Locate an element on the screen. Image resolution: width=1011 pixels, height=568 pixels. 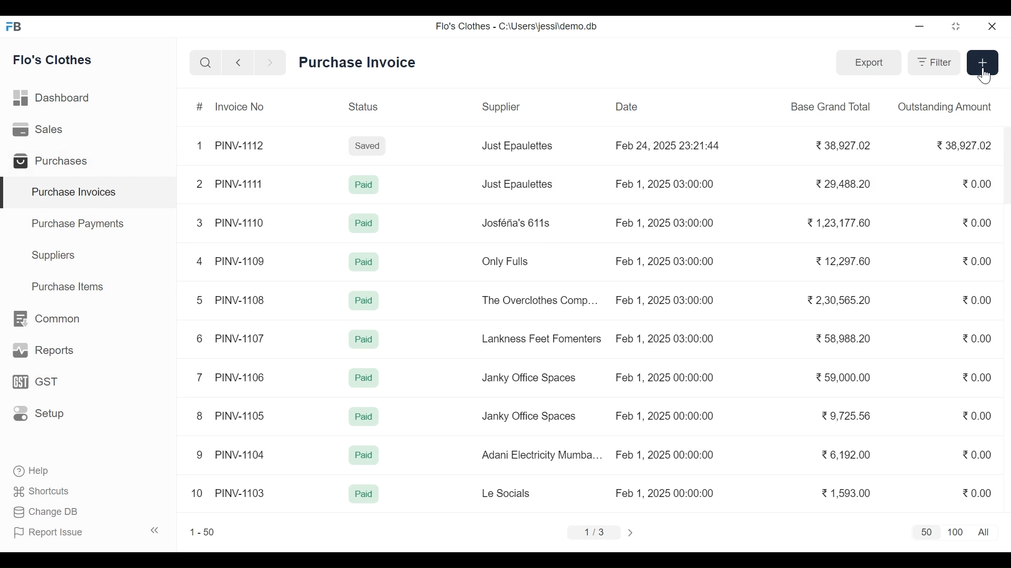
Paid is located at coordinates (364, 455).